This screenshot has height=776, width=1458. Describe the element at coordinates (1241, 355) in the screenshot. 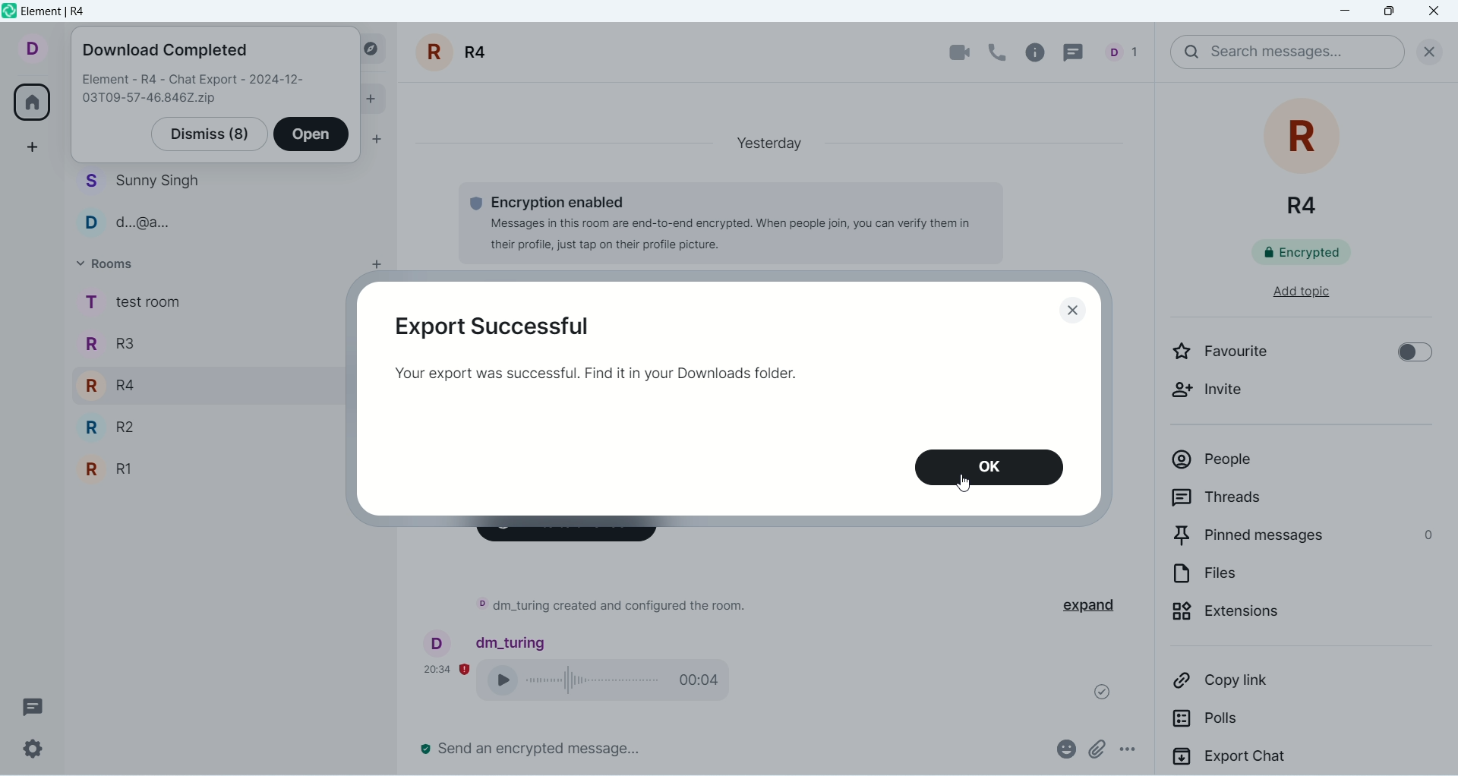

I see `favourite` at that location.